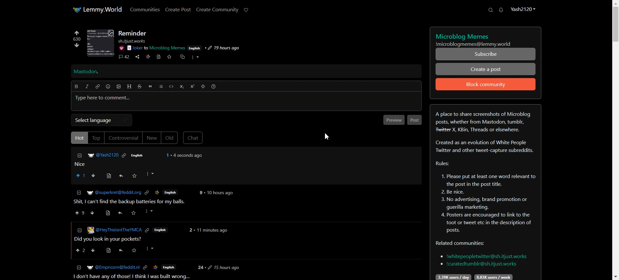  What do you see at coordinates (96, 138) in the screenshot?
I see `Top` at bounding box center [96, 138].